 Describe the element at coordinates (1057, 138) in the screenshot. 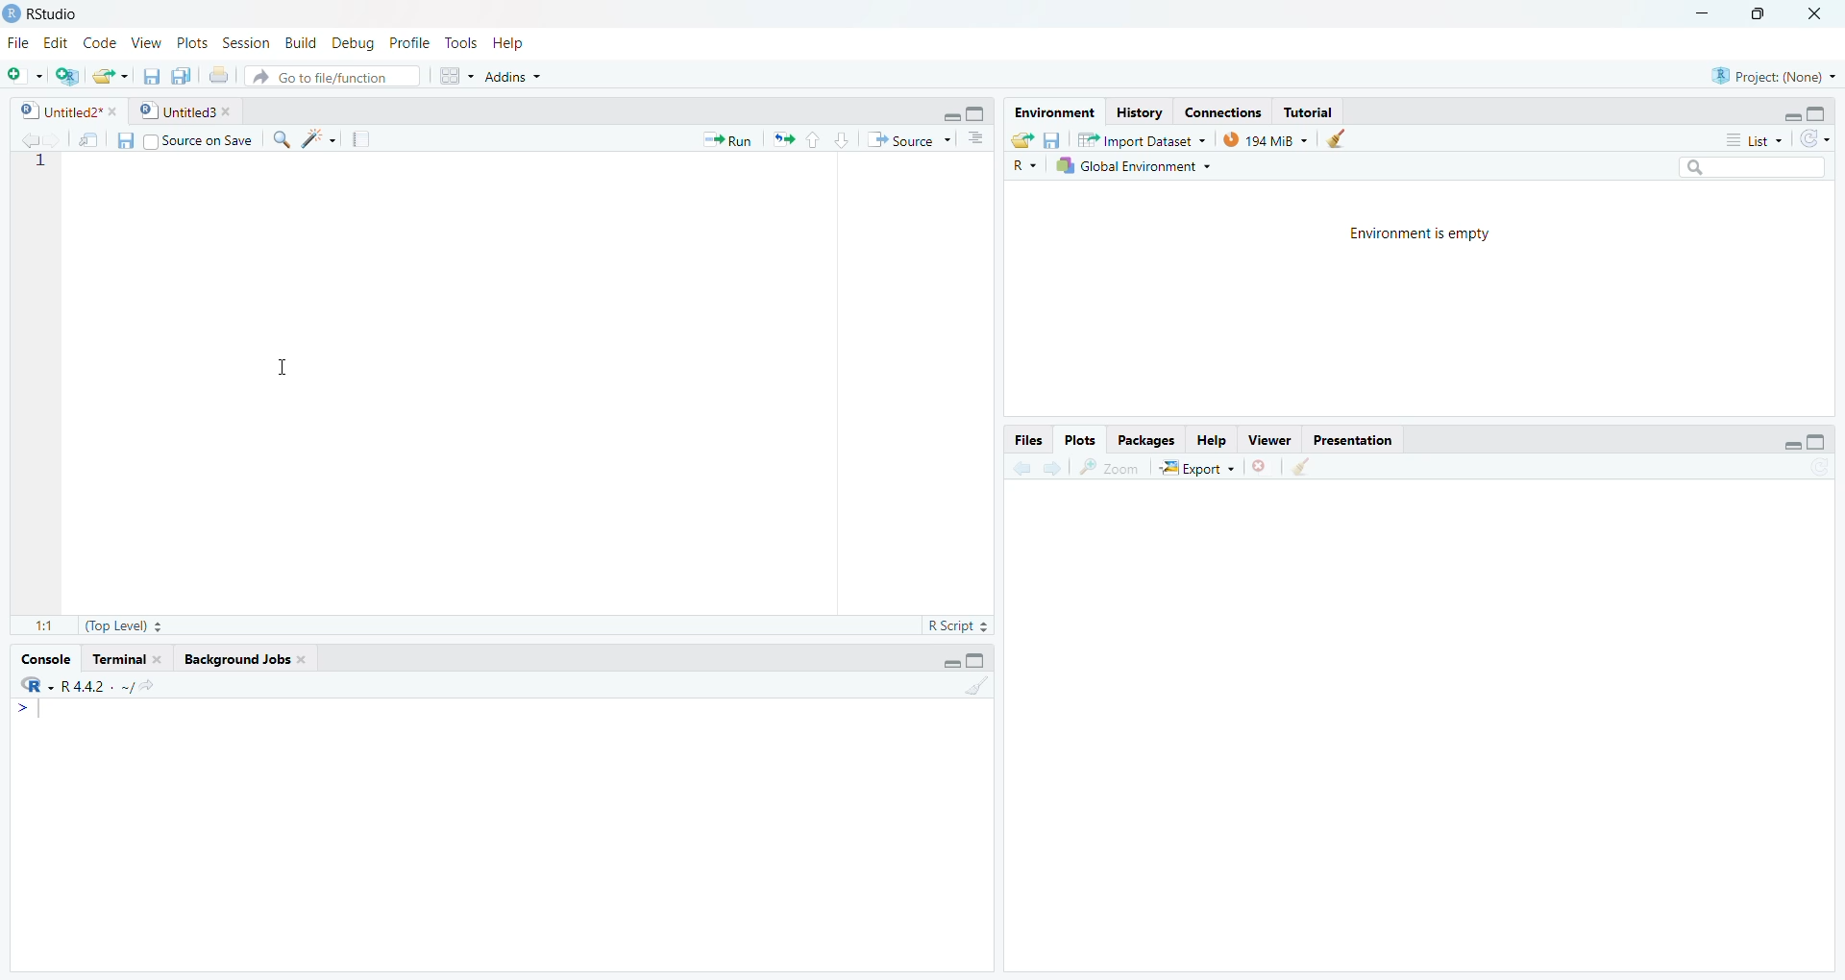

I see `Save workspace` at that location.